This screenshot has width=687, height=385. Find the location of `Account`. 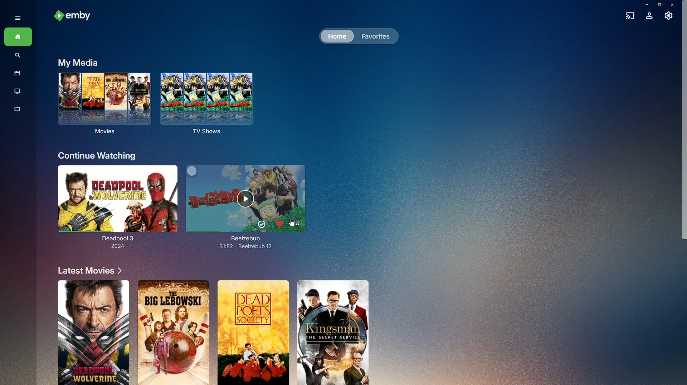

Account is located at coordinates (649, 16).